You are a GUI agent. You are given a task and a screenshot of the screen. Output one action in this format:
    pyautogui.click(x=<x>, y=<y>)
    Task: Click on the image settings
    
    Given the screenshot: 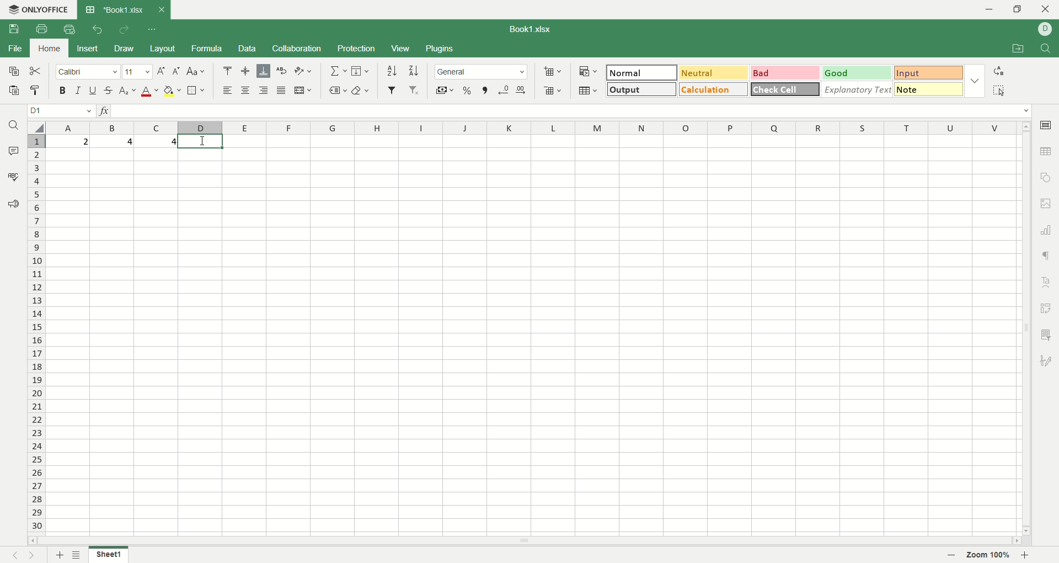 What is the action you would take?
    pyautogui.click(x=1048, y=204)
    